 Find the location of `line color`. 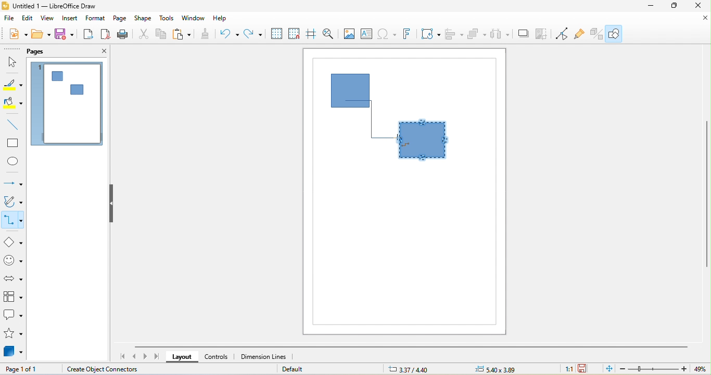

line color is located at coordinates (13, 84).